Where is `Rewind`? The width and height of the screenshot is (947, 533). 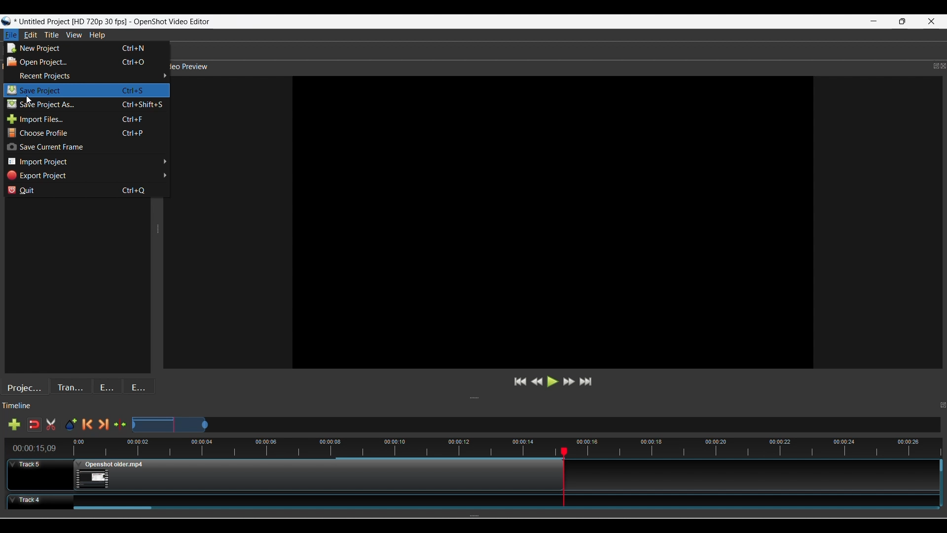
Rewind is located at coordinates (537, 381).